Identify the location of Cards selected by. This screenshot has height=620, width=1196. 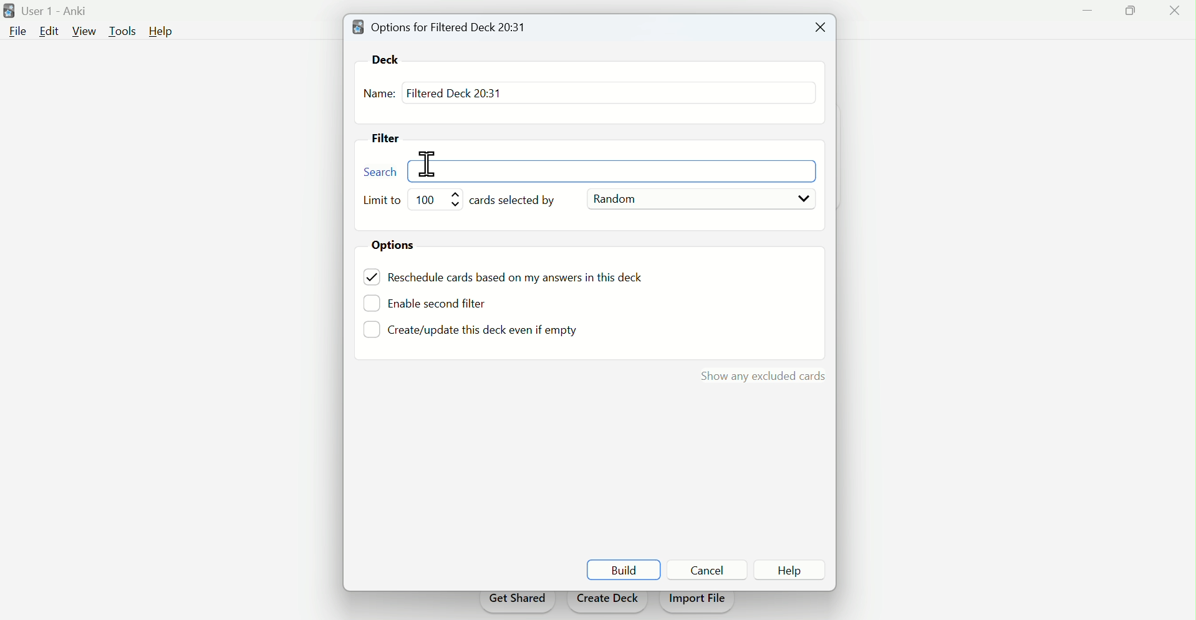
(519, 201).